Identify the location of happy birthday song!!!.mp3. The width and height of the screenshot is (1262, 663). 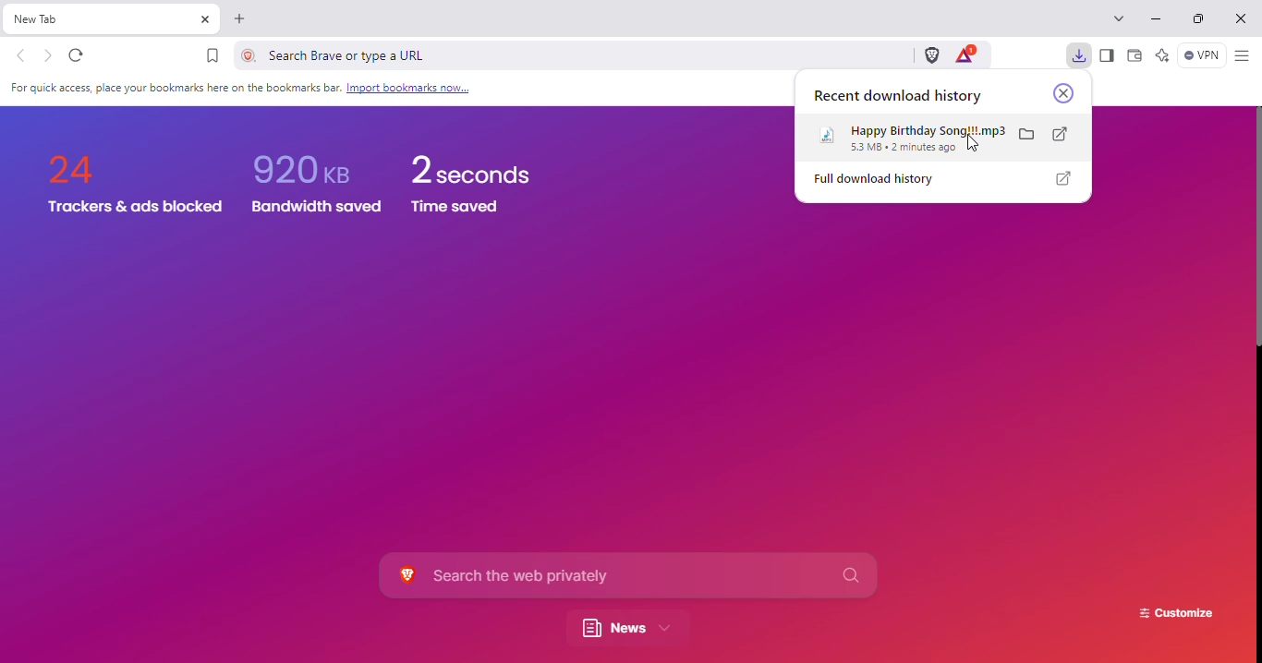
(928, 130).